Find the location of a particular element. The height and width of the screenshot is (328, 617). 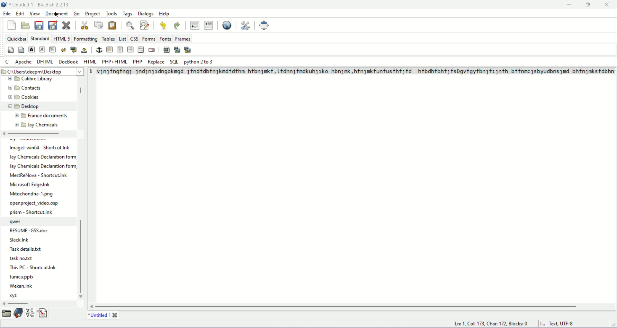

Mitochondria-1.png is located at coordinates (32, 194).